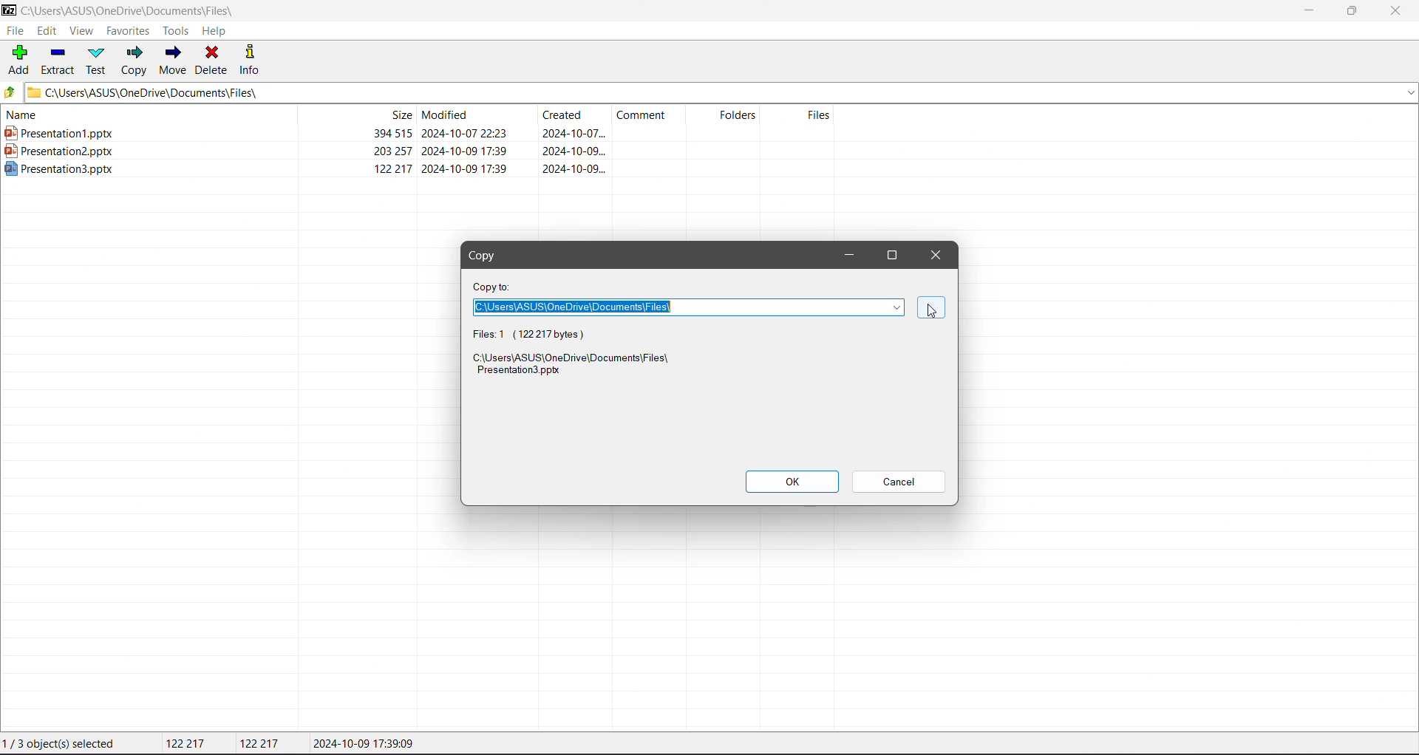  Describe the element at coordinates (1352, 10) in the screenshot. I see `Restore Down` at that location.